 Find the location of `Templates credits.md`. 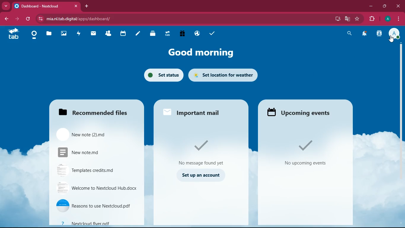

Templates credits.md is located at coordinates (94, 171).